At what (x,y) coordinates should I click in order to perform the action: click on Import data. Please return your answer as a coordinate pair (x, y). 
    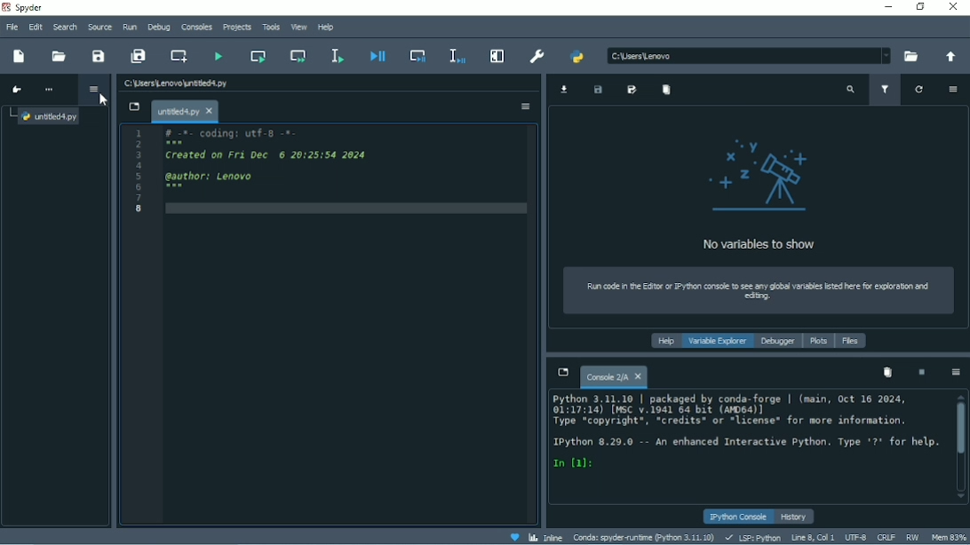
    Looking at the image, I should click on (564, 91).